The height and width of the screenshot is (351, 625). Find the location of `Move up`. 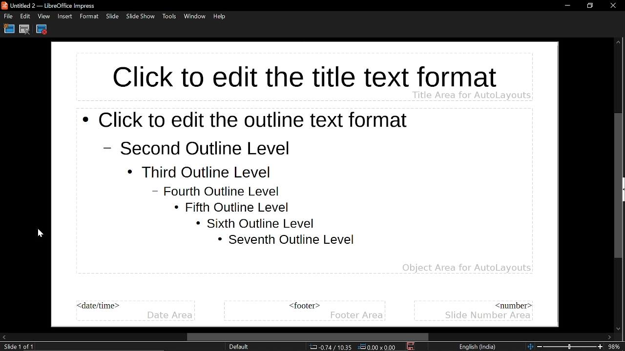

Move up is located at coordinates (619, 26).